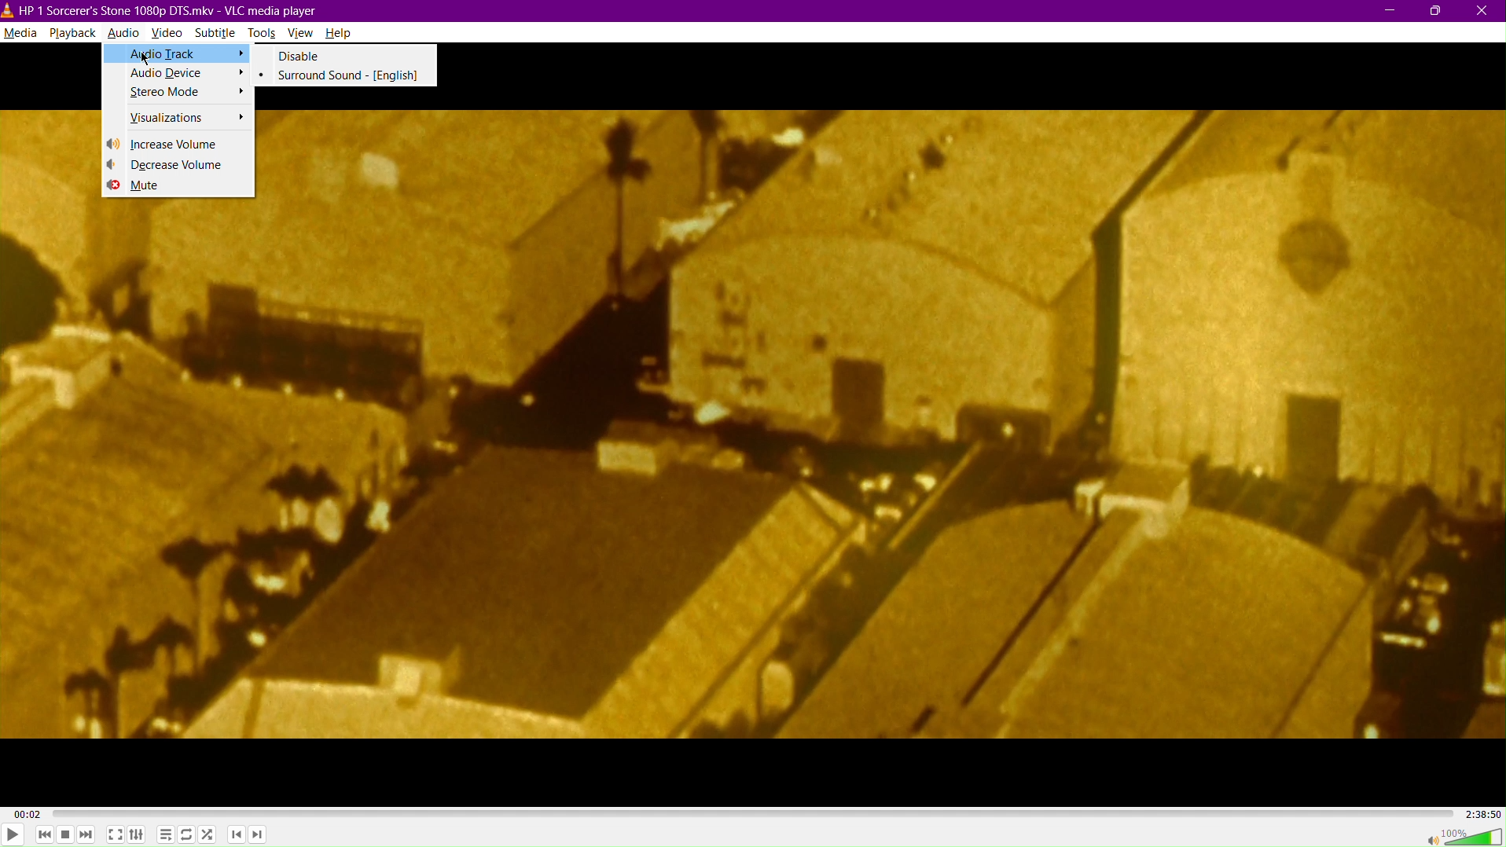 This screenshot has width=1506, height=847. What do you see at coordinates (1481, 813) in the screenshot?
I see `2:38:50` at bounding box center [1481, 813].